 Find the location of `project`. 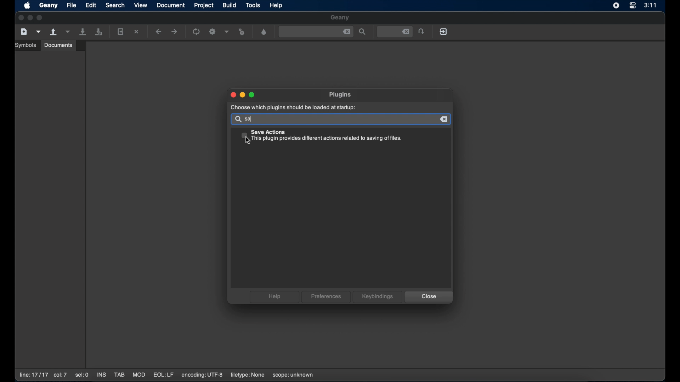

project is located at coordinates (205, 5).